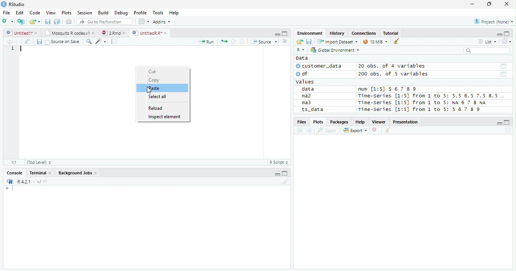 This screenshot has height=271, width=516. Describe the element at coordinates (380, 122) in the screenshot. I see `Viewer` at that location.